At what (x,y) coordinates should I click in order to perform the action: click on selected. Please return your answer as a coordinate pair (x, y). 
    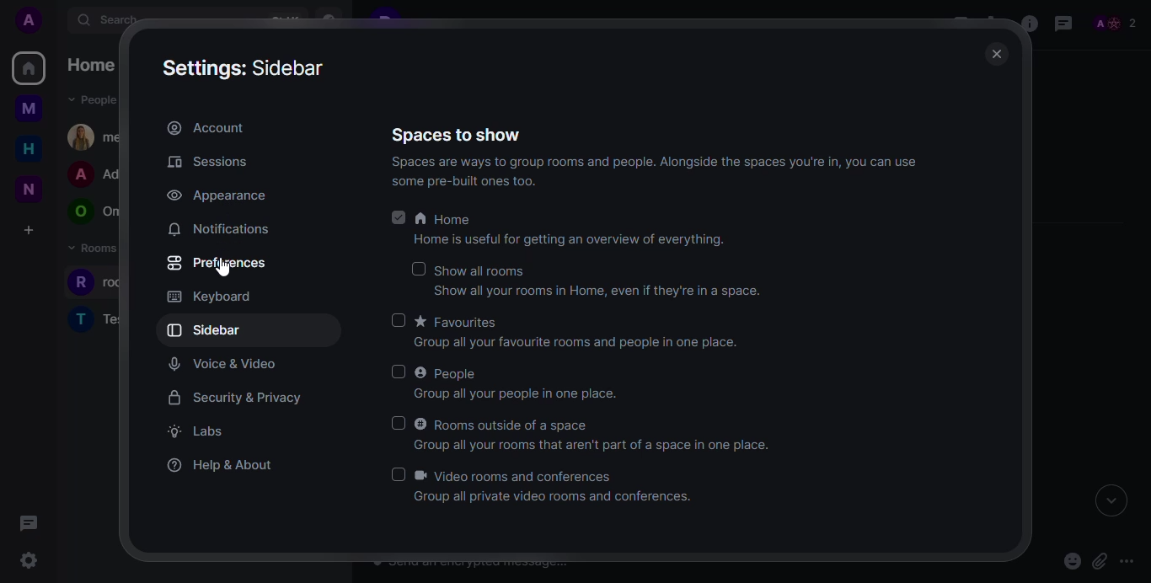
    Looking at the image, I should click on (396, 217).